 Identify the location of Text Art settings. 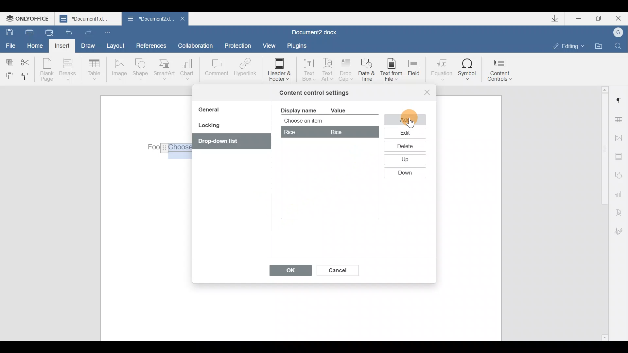
(621, 211).